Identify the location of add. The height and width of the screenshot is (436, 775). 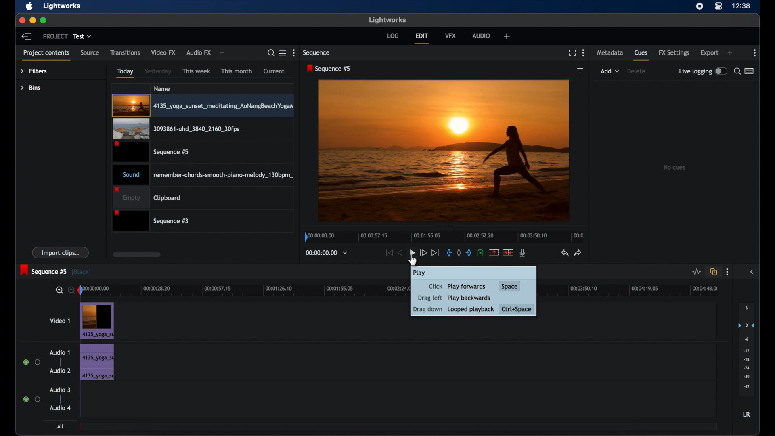
(222, 52).